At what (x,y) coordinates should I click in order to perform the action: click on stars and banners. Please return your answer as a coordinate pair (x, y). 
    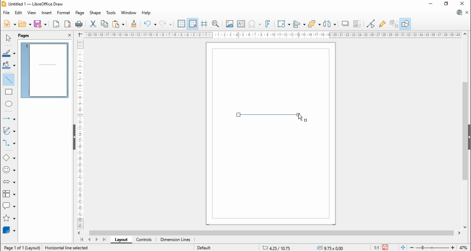
    Looking at the image, I should click on (8, 218).